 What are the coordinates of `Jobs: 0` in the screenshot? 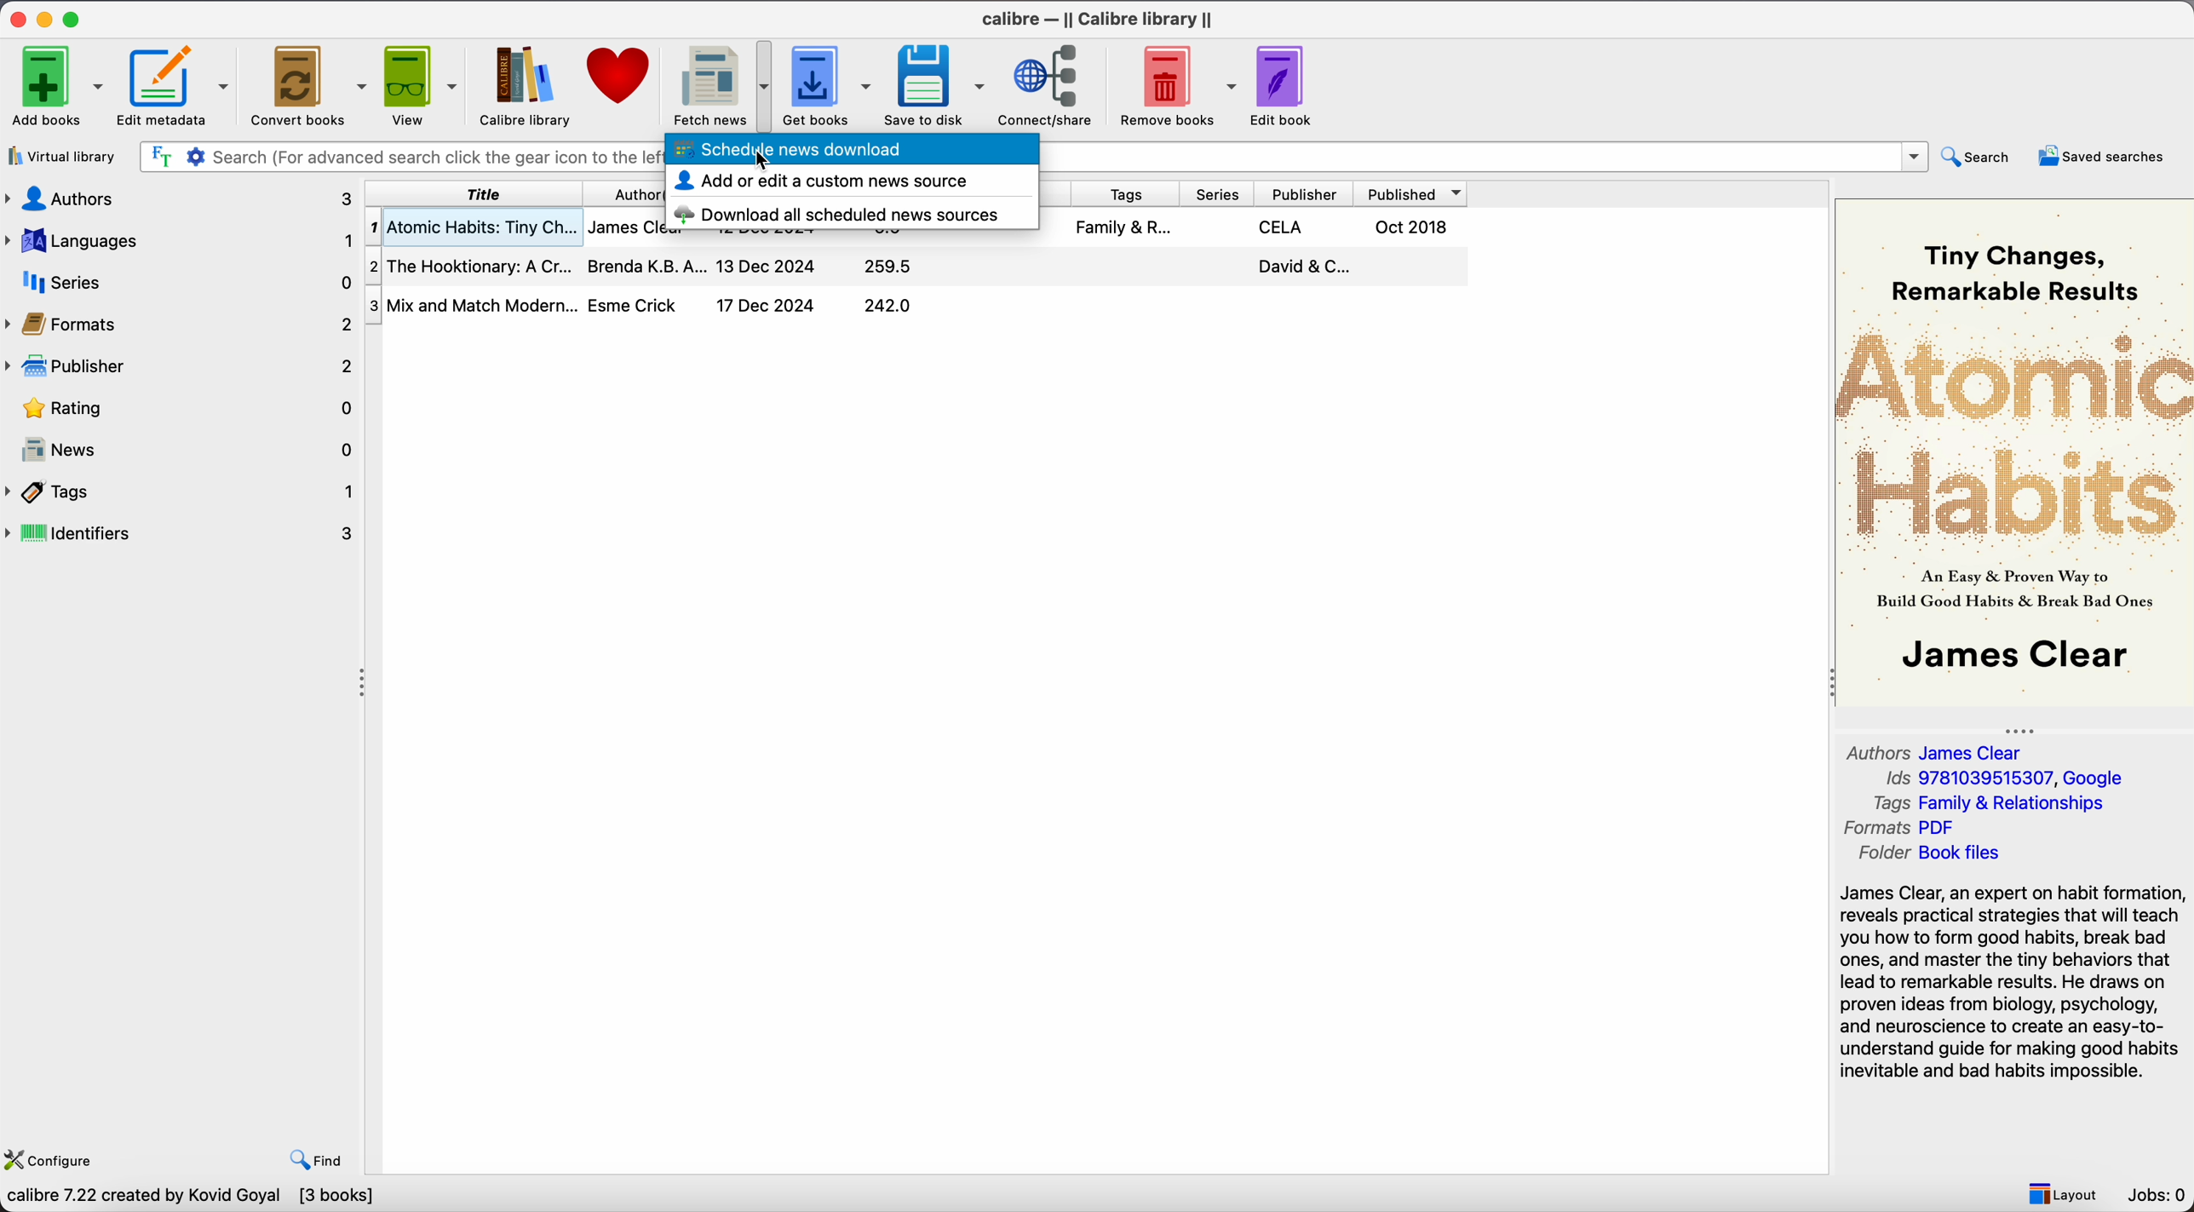 It's located at (2158, 1195).